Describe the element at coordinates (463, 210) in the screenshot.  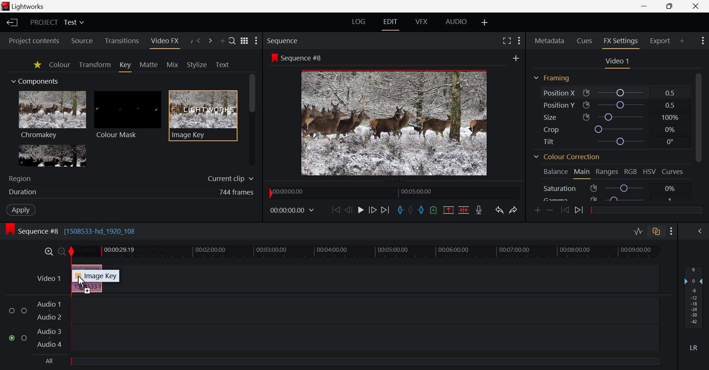
I see `Delete/Cut` at that location.